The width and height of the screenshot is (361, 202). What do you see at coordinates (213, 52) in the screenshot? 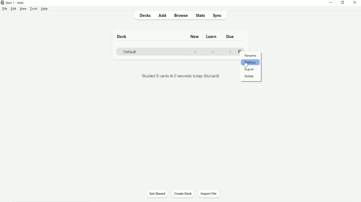
I see `0` at bounding box center [213, 52].